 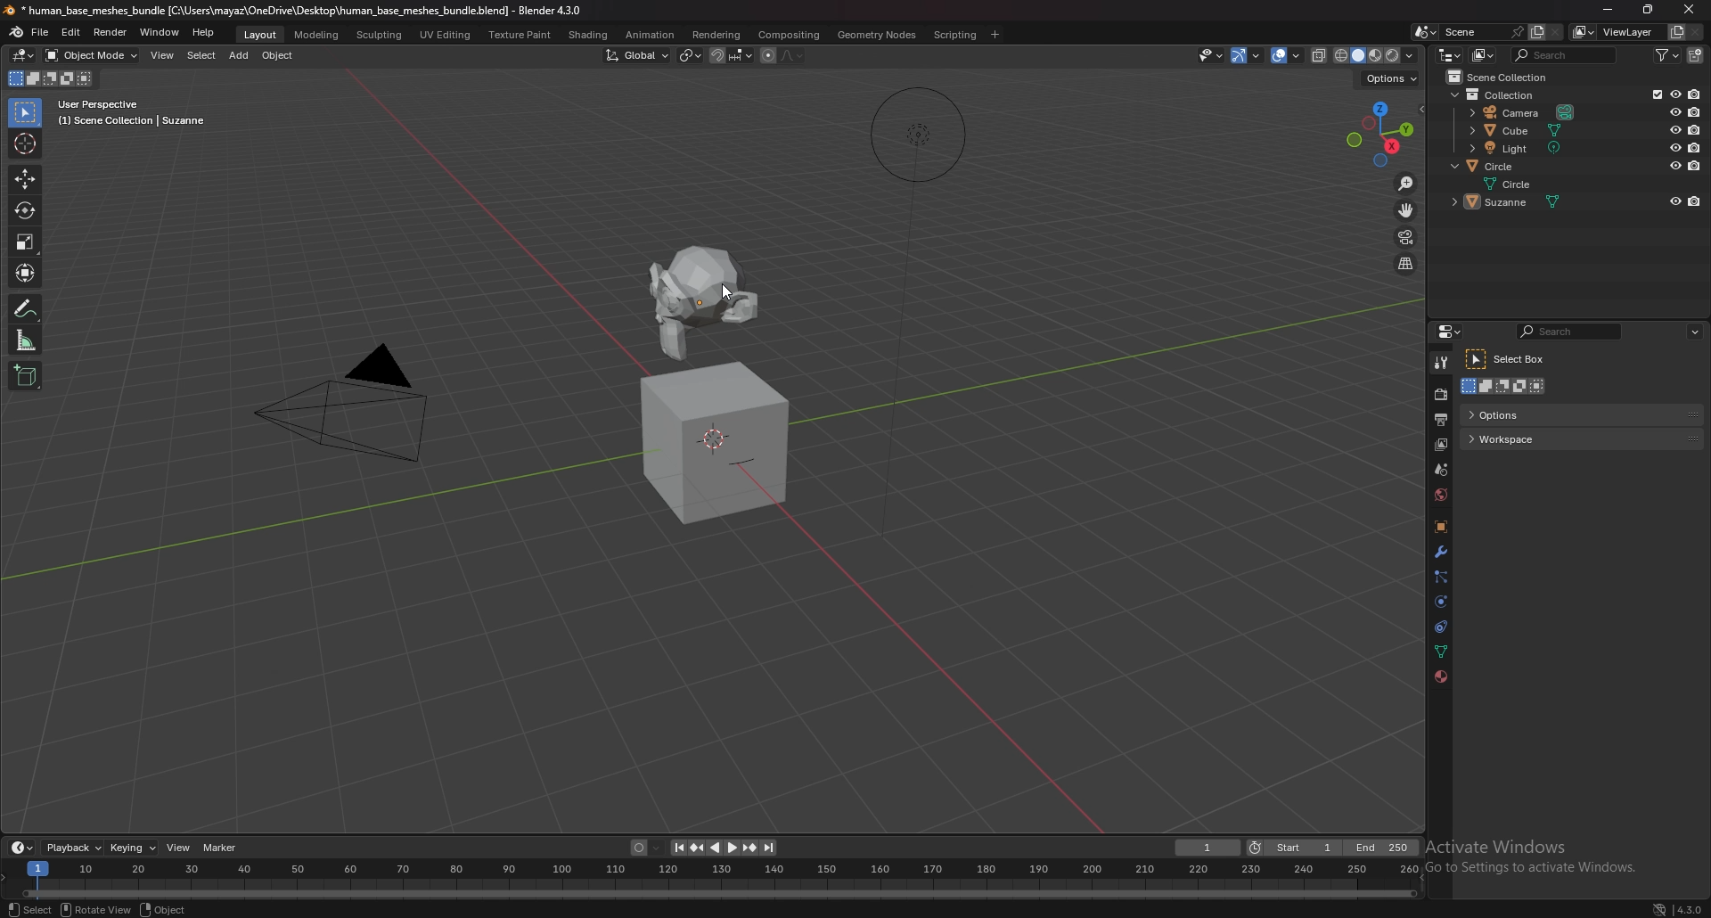 I want to click on circle, so click(x=1522, y=183).